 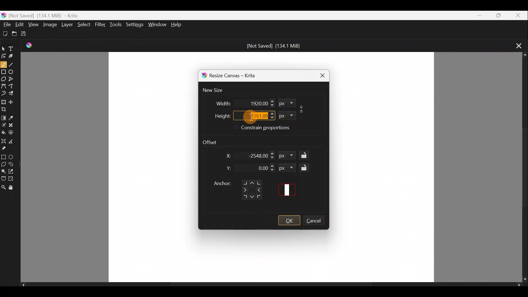 I want to click on Format, so click(x=285, y=115).